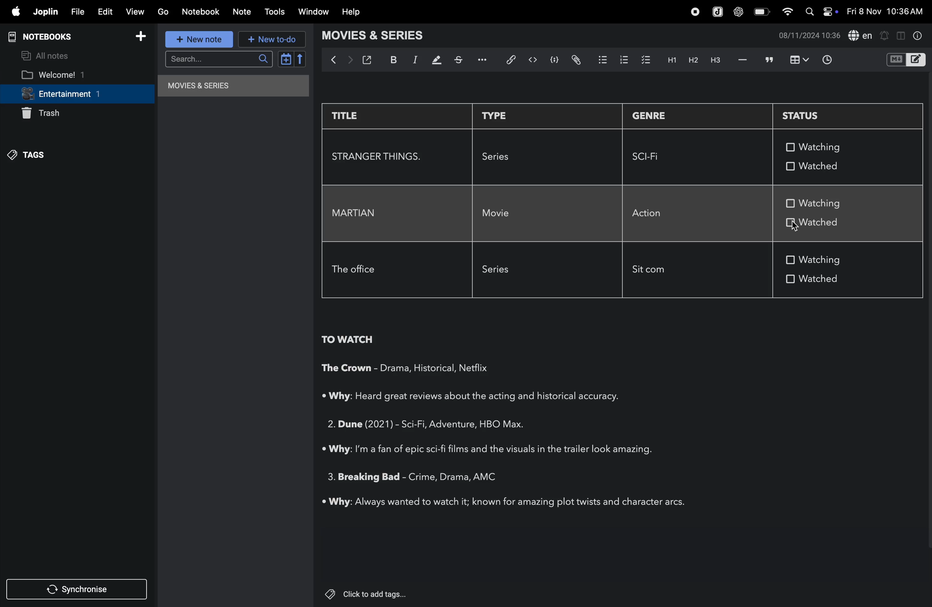  Describe the element at coordinates (486, 59) in the screenshot. I see `options` at that location.